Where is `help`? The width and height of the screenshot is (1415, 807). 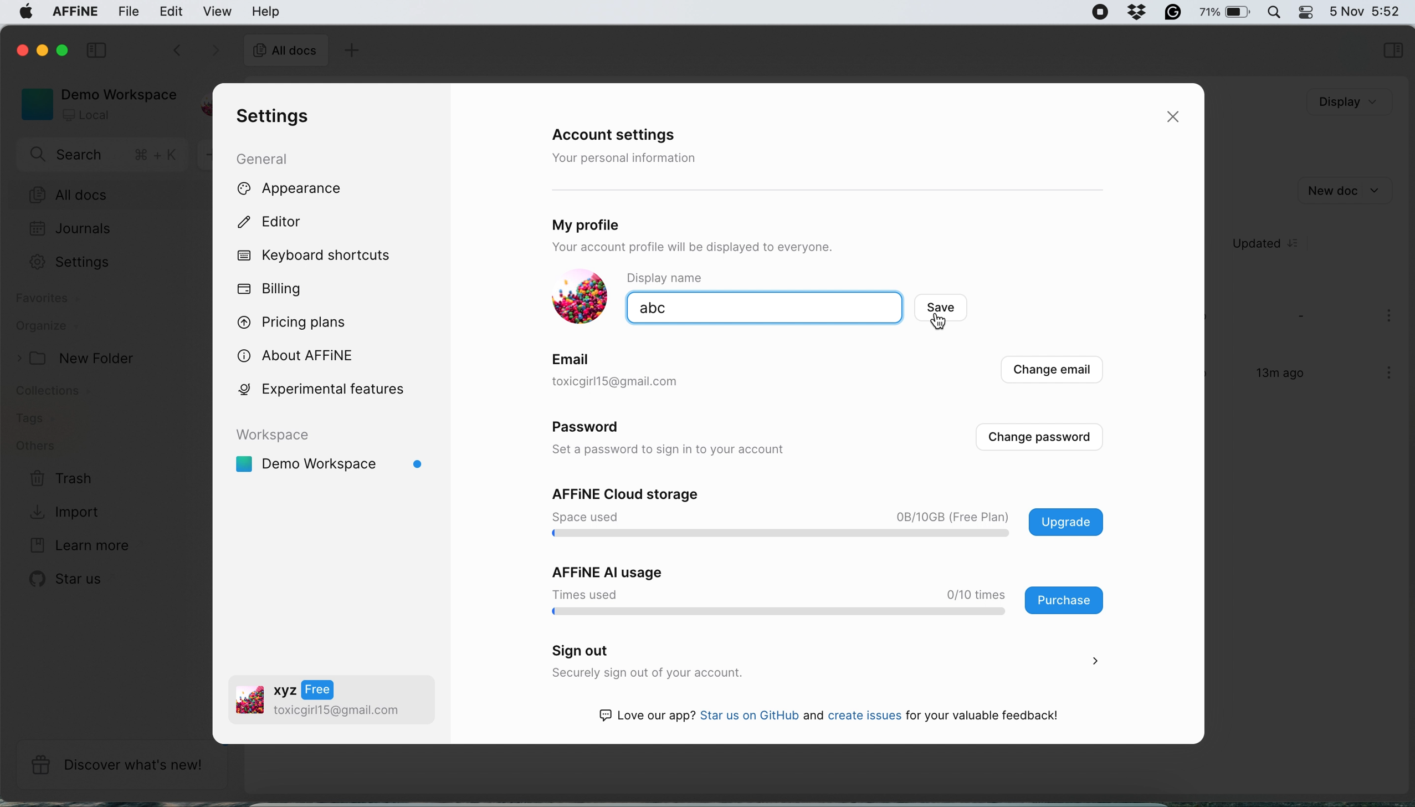 help is located at coordinates (265, 11).